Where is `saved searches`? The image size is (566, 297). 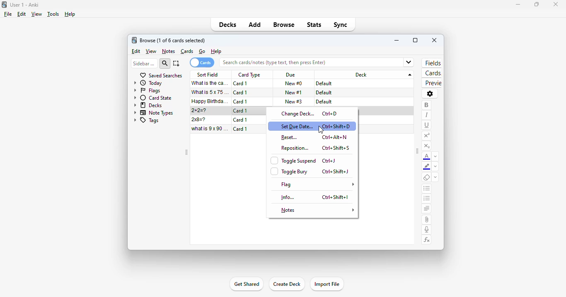 saved searches is located at coordinates (161, 75).